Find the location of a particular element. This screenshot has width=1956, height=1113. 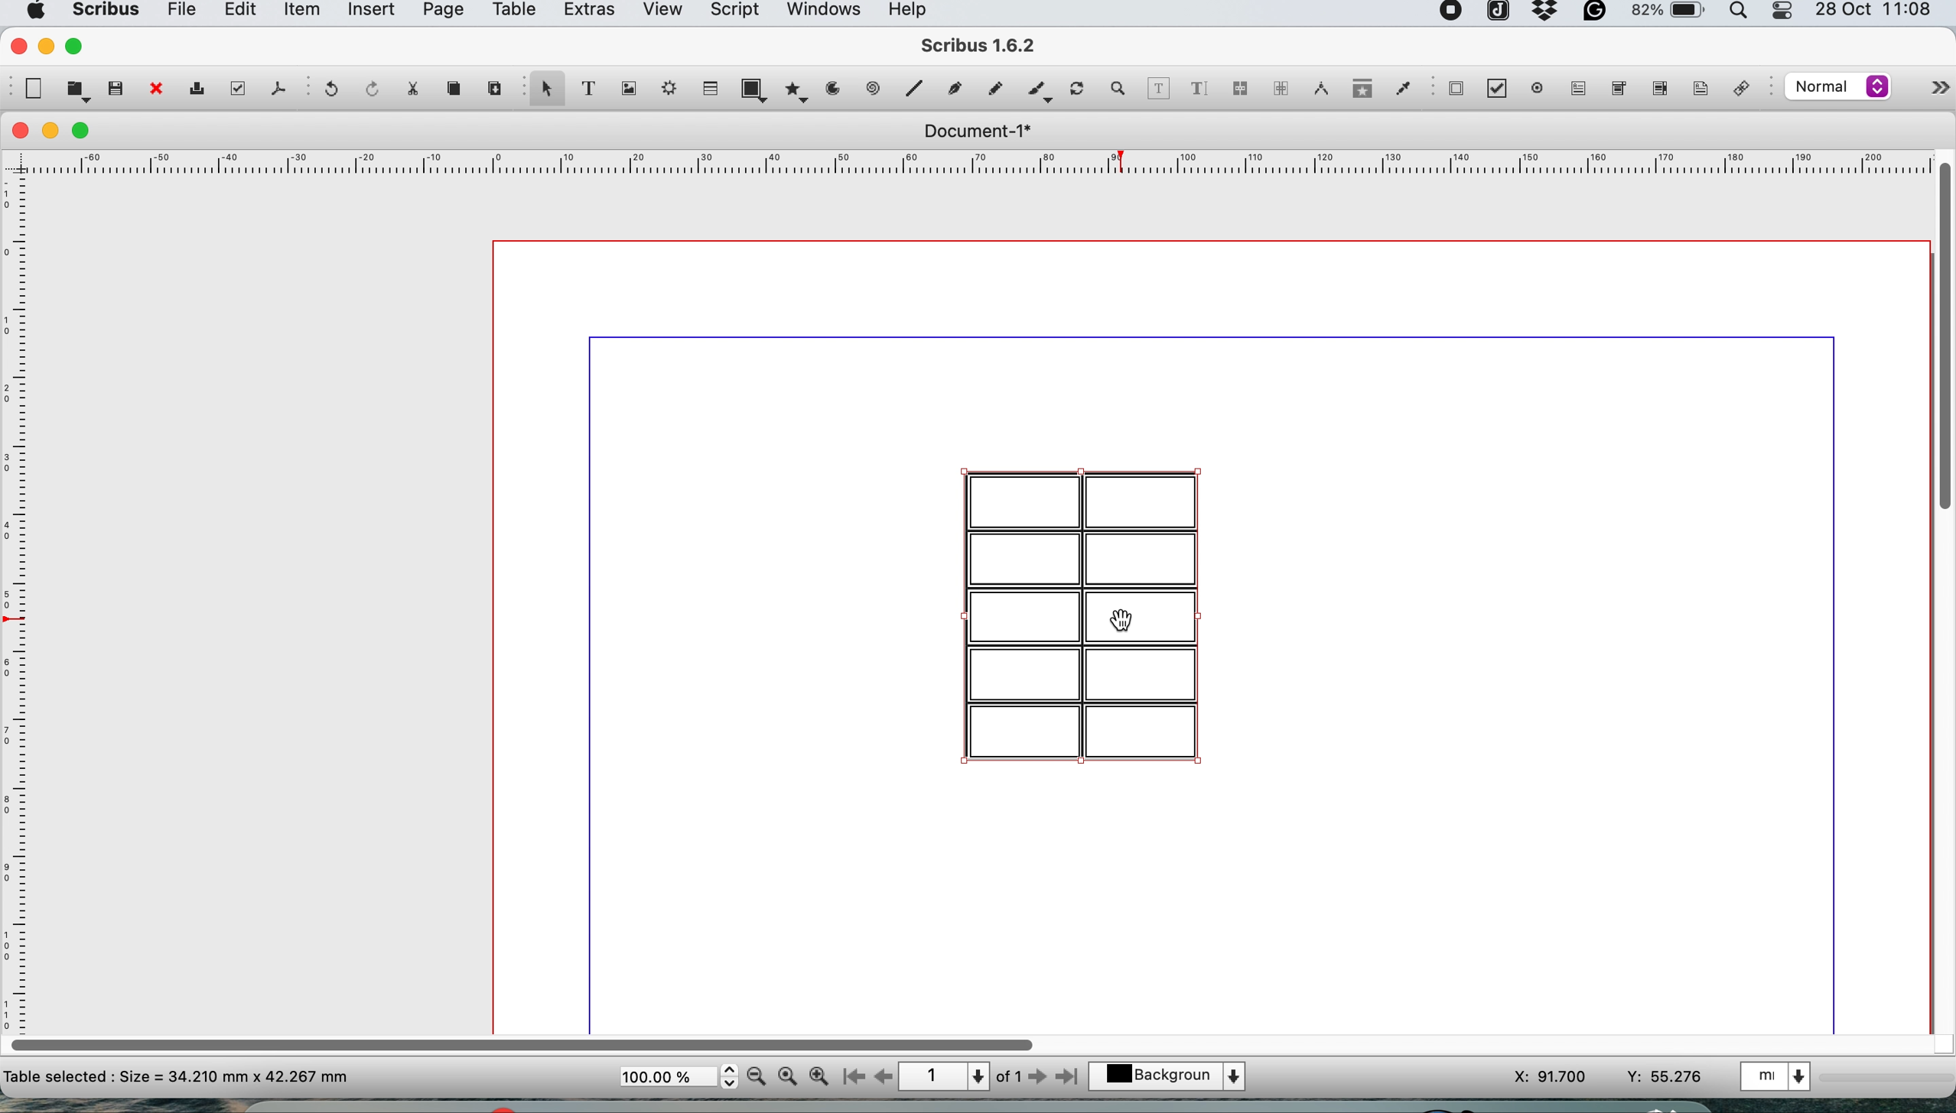

page is located at coordinates (441, 13).